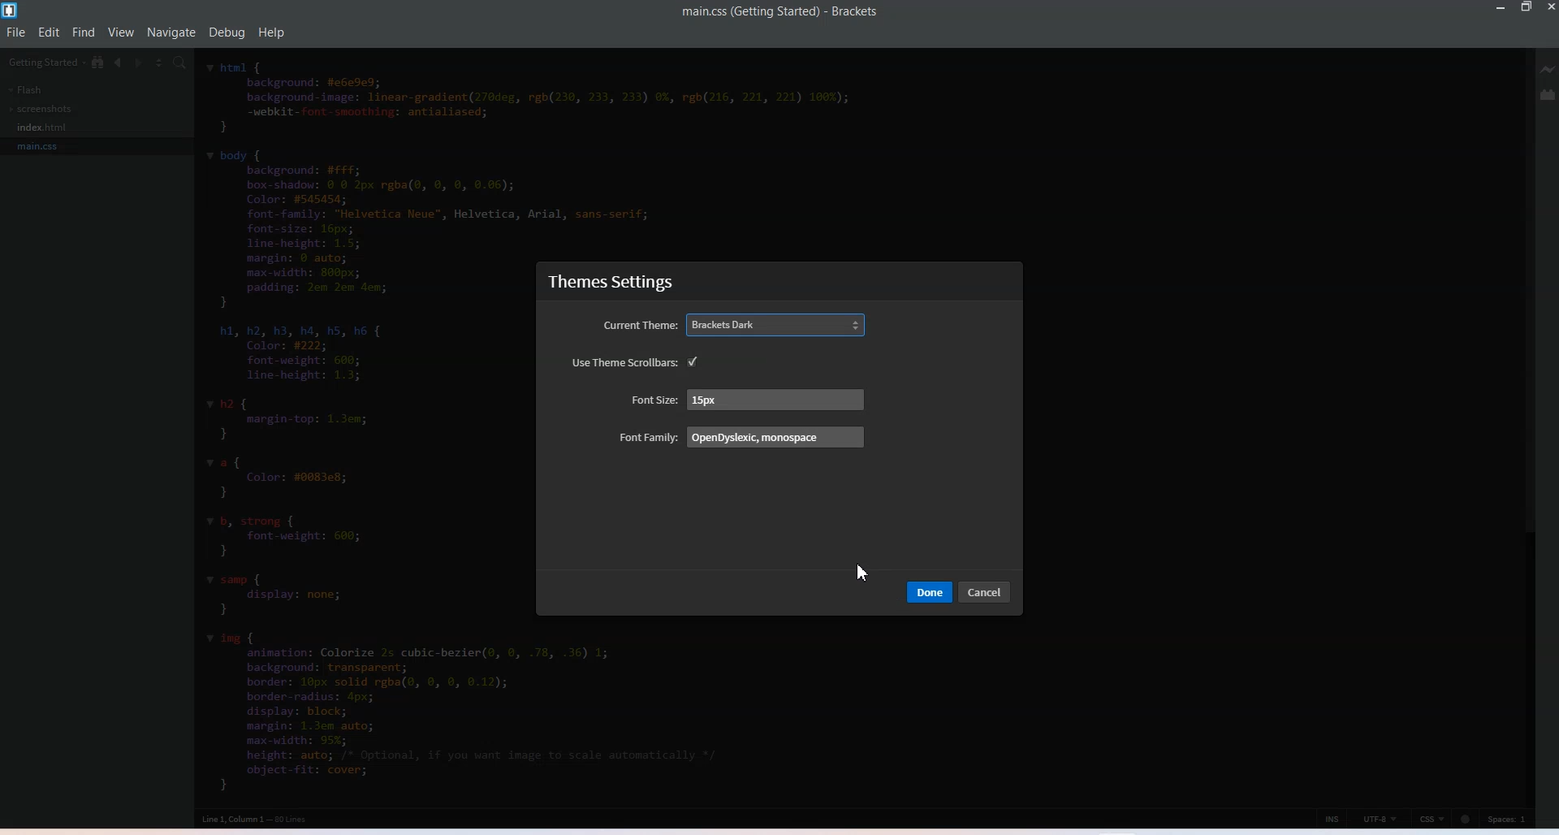 This screenshot has height=835, width=1559. Describe the element at coordinates (1509, 819) in the screenshot. I see `Spaces 1` at that location.